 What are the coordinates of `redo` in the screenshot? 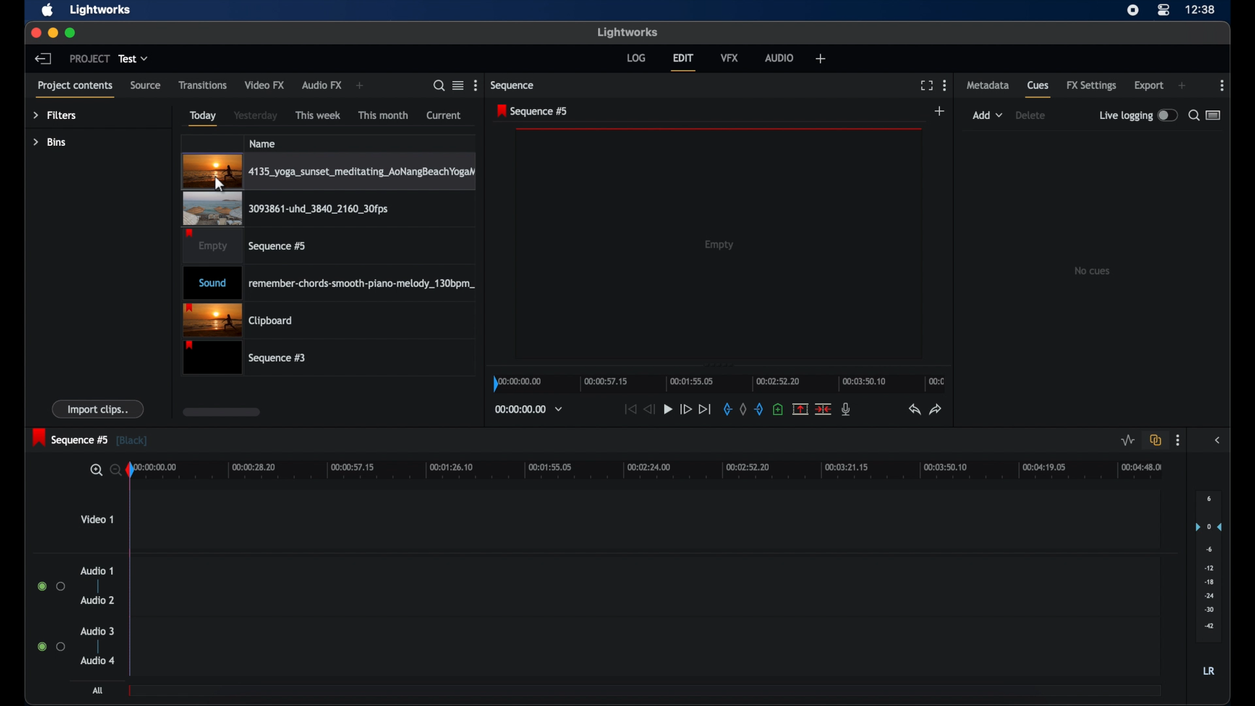 It's located at (936, 409).